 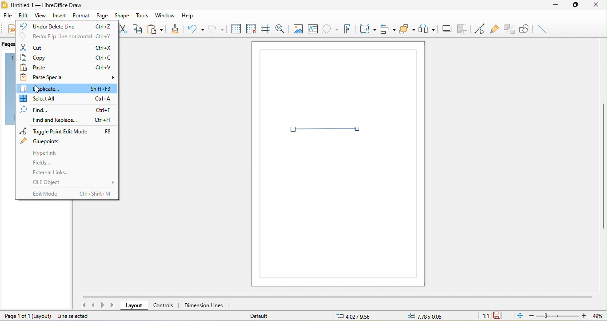 What do you see at coordinates (598, 6) in the screenshot?
I see `close` at bounding box center [598, 6].